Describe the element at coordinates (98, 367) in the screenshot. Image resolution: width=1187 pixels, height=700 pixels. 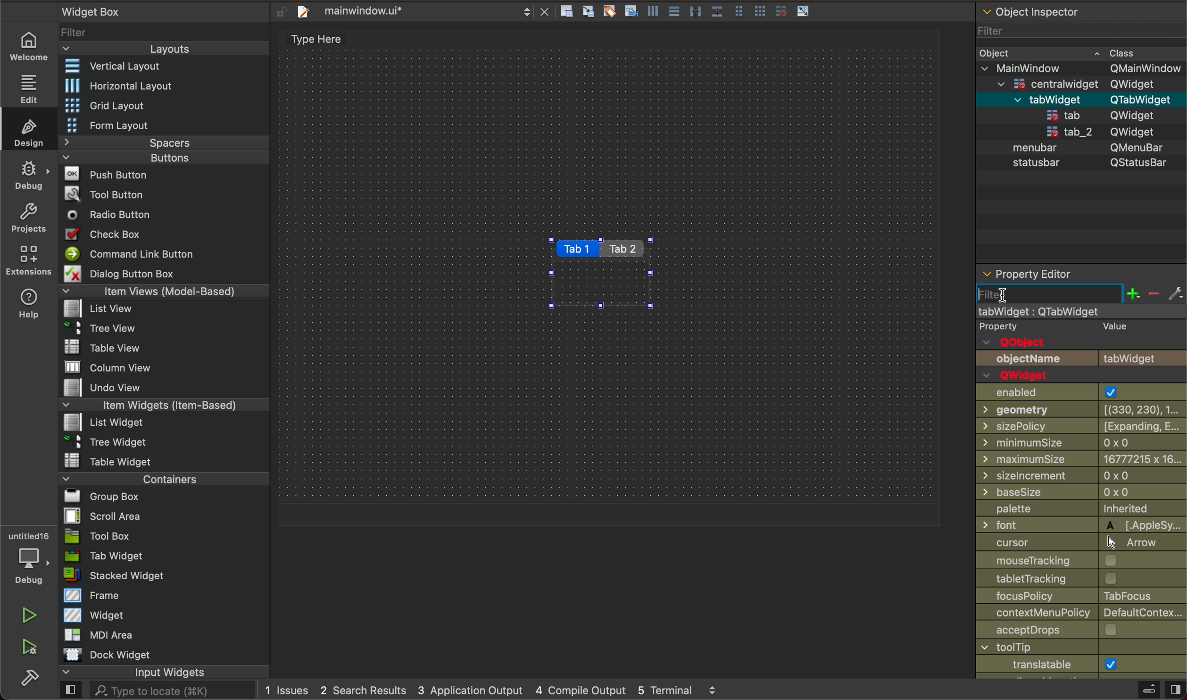
I see `MW column view` at that location.